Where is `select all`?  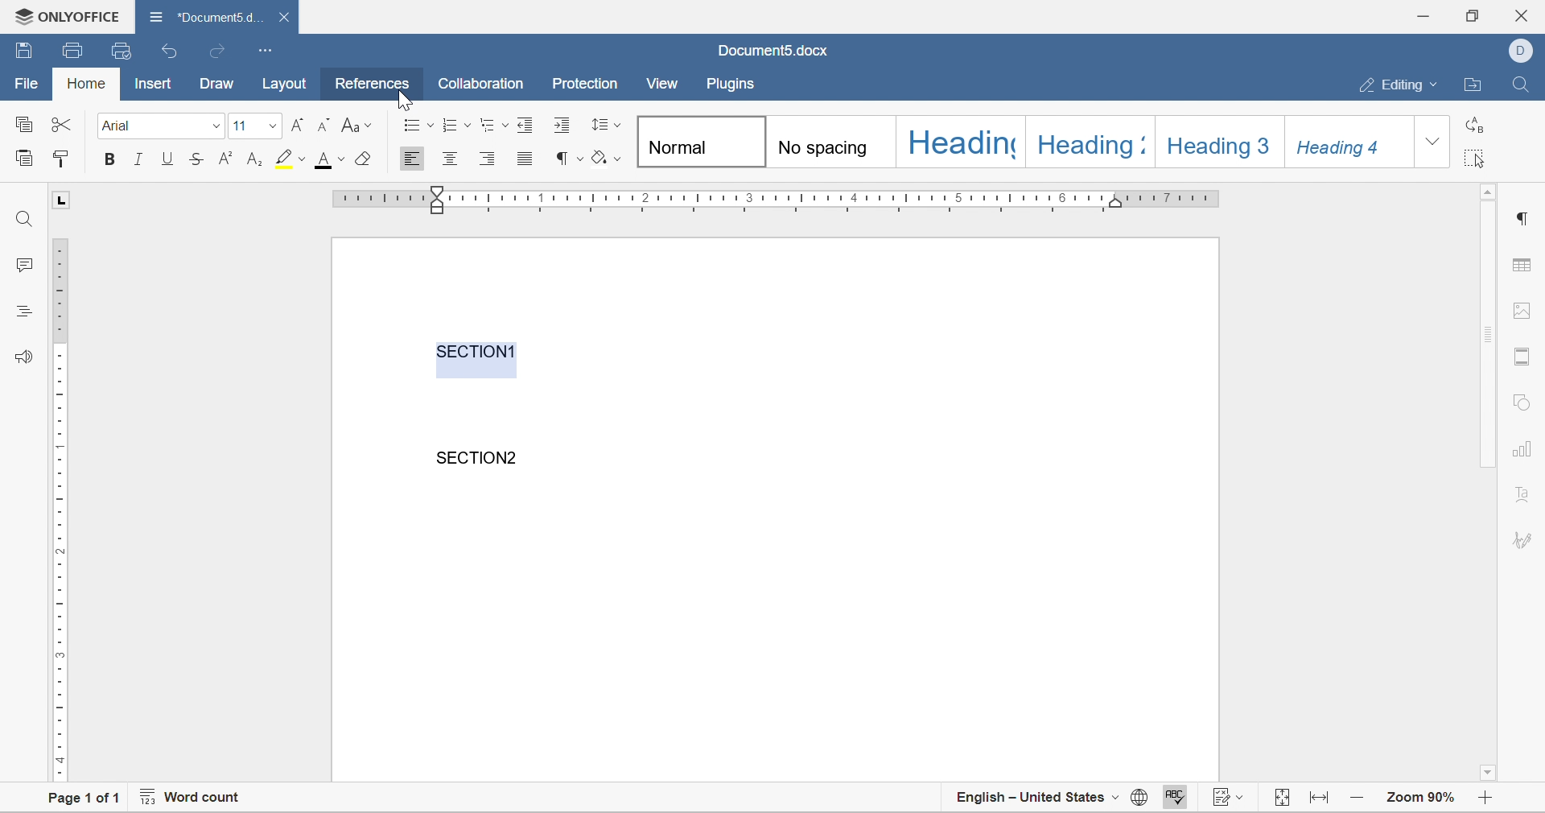 select all is located at coordinates (1475, 160).